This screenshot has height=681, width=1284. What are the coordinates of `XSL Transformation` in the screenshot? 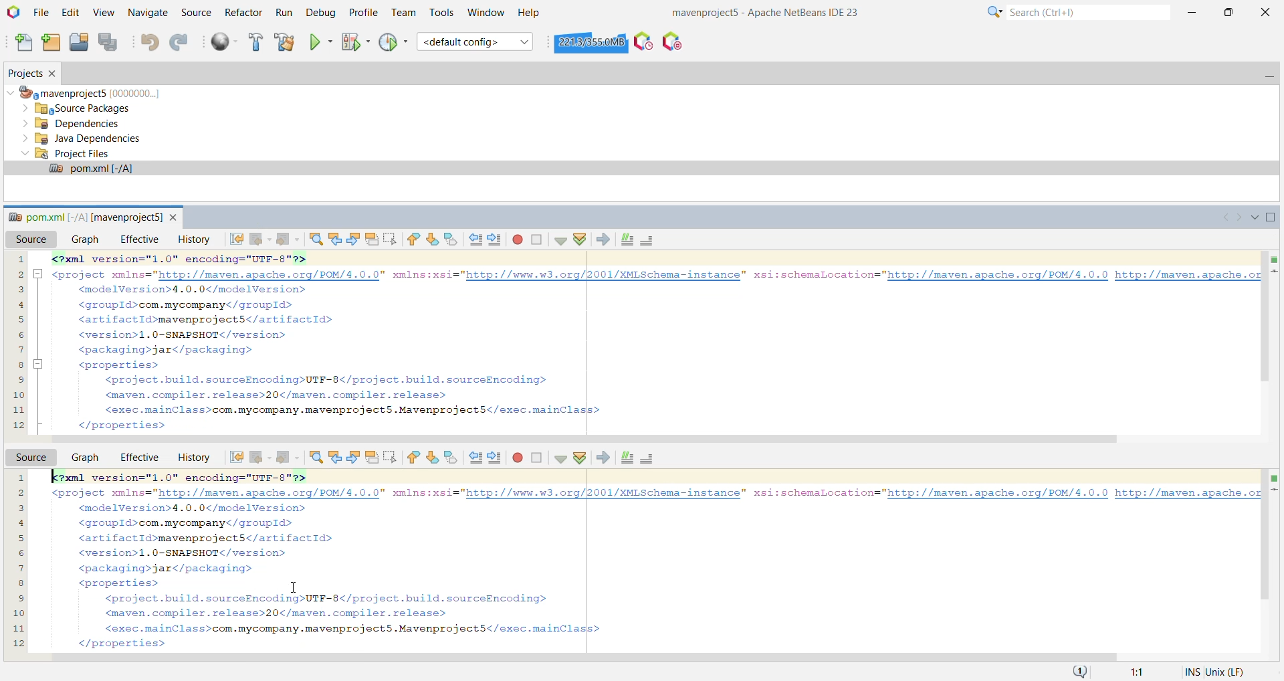 It's located at (602, 239).